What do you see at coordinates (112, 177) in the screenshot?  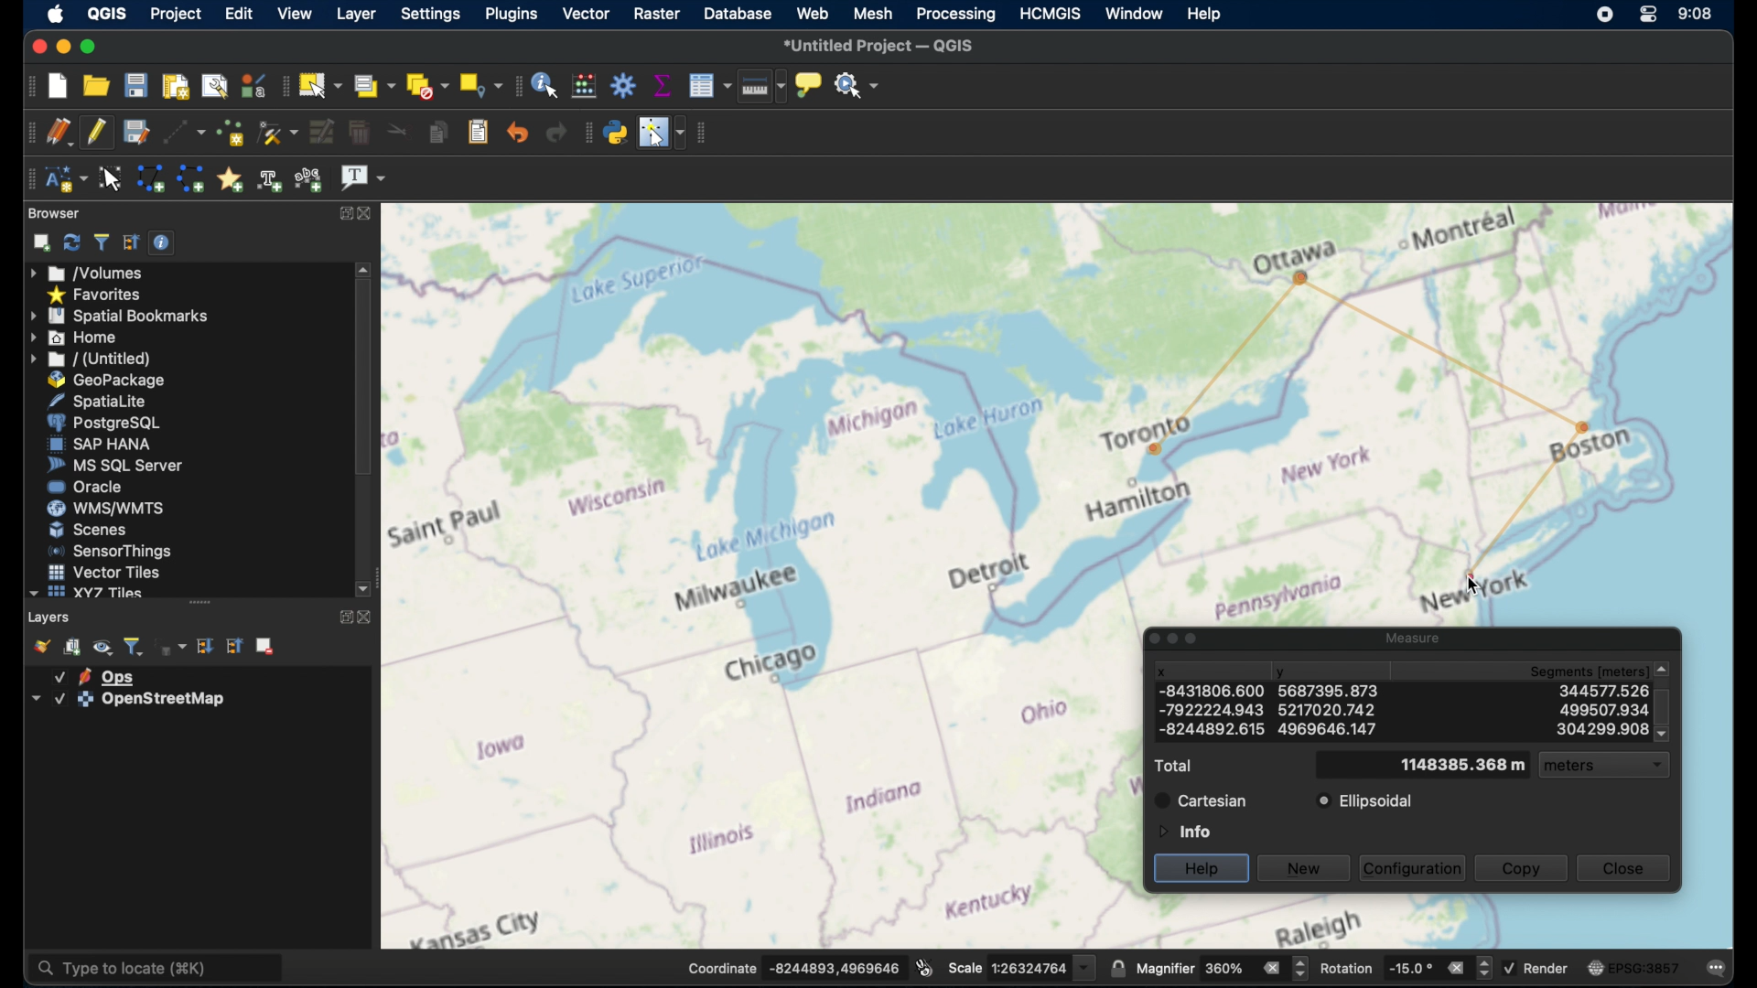 I see `modify annotations` at bounding box center [112, 177].